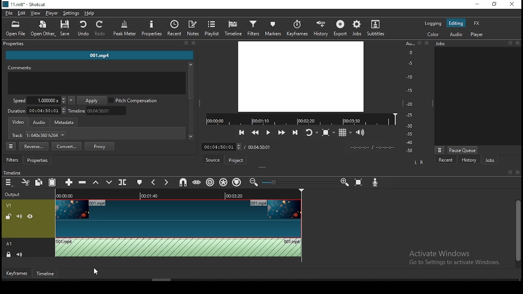 Image resolution: width=523 pixels, height=294 pixels. What do you see at coordinates (455, 34) in the screenshot?
I see `audio` at bounding box center [455, 34].